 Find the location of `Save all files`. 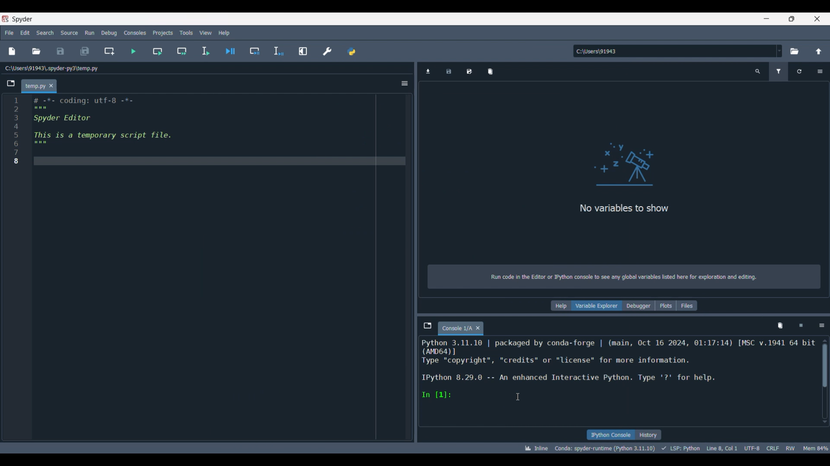

Save all files is located at coordinates (85, 51).